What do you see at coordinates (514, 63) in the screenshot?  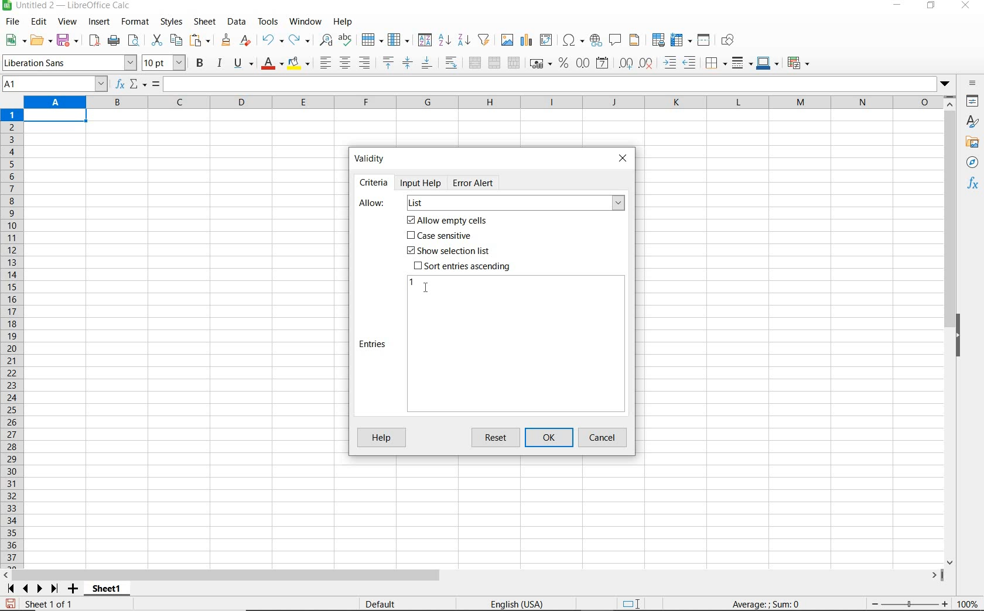 I see `unmerge cells` at bounding box center [514, 63].